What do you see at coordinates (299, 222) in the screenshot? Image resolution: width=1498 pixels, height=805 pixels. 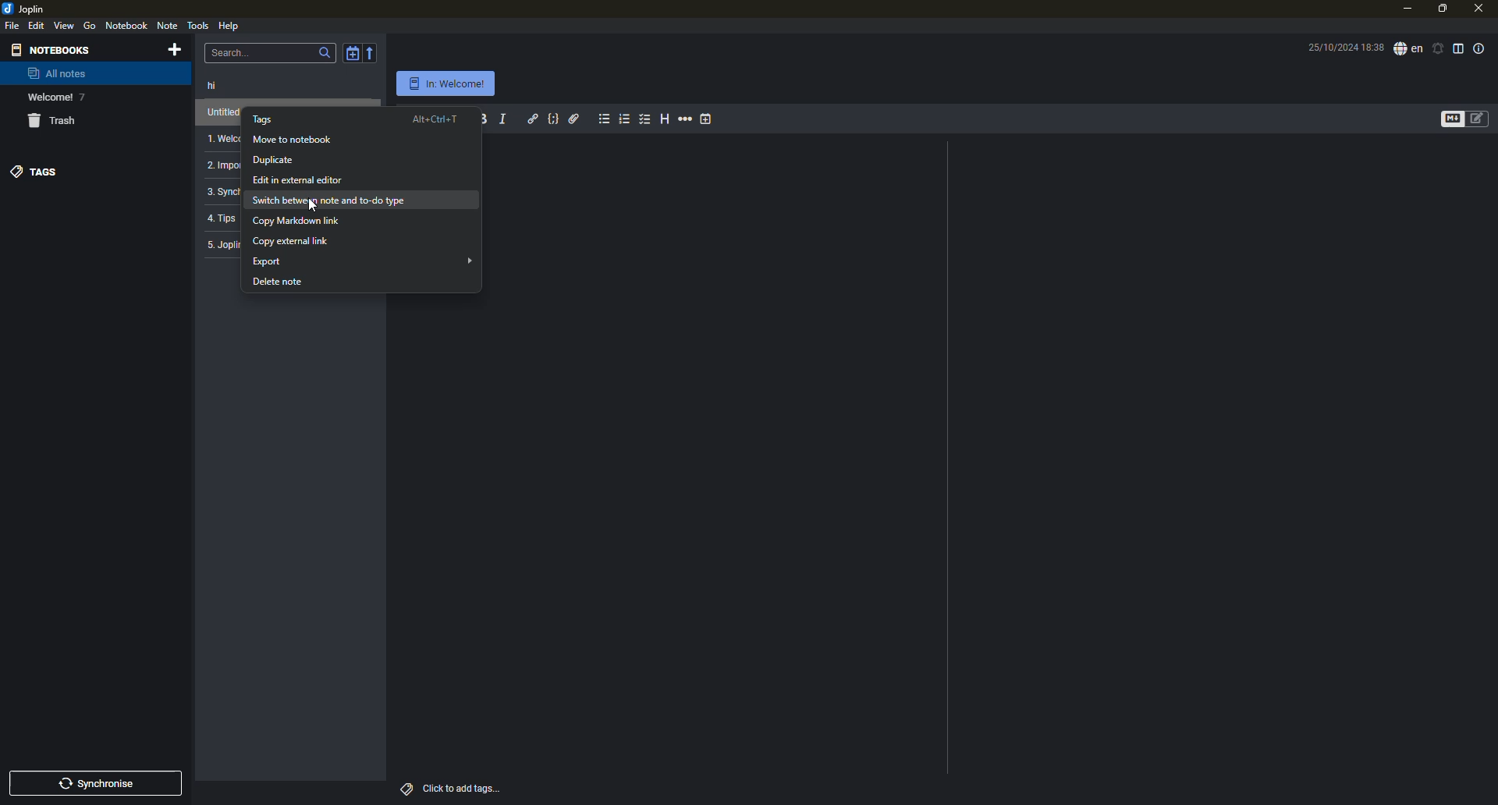 I see `copy markdown link` at bounding box center [299, 222].